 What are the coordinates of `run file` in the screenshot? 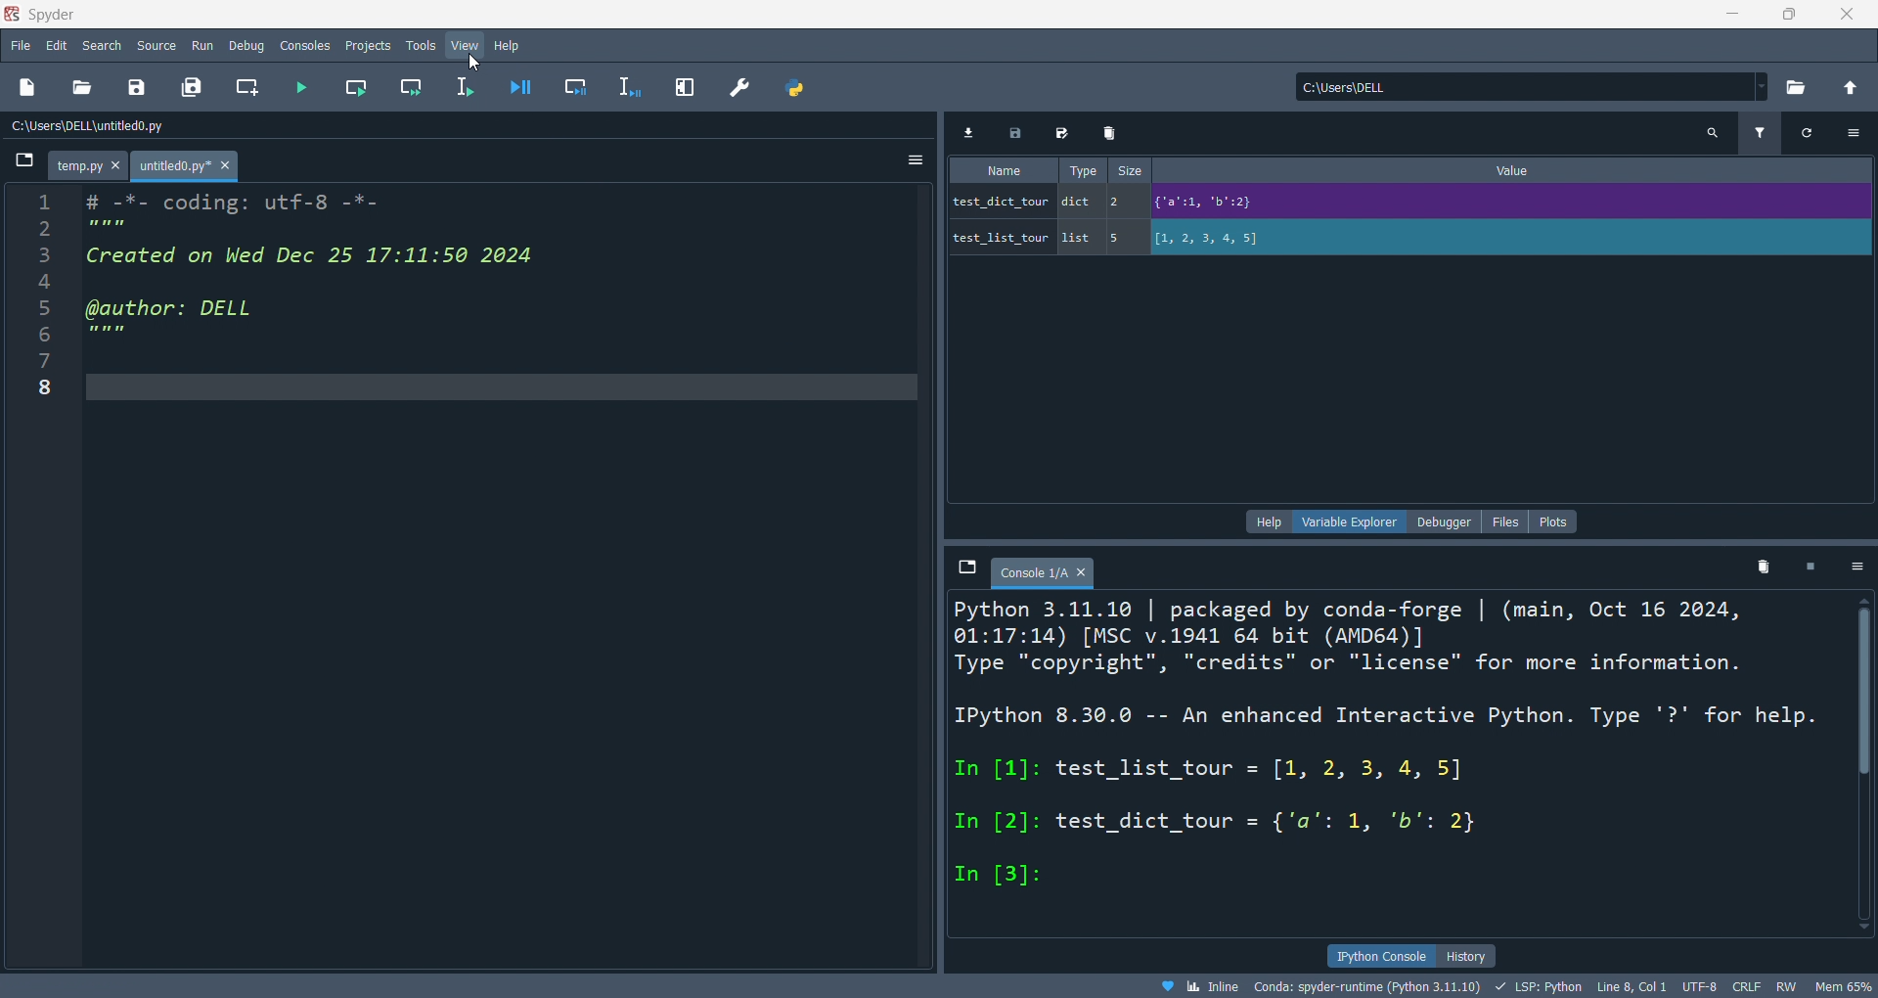 It's located at (297, 86).